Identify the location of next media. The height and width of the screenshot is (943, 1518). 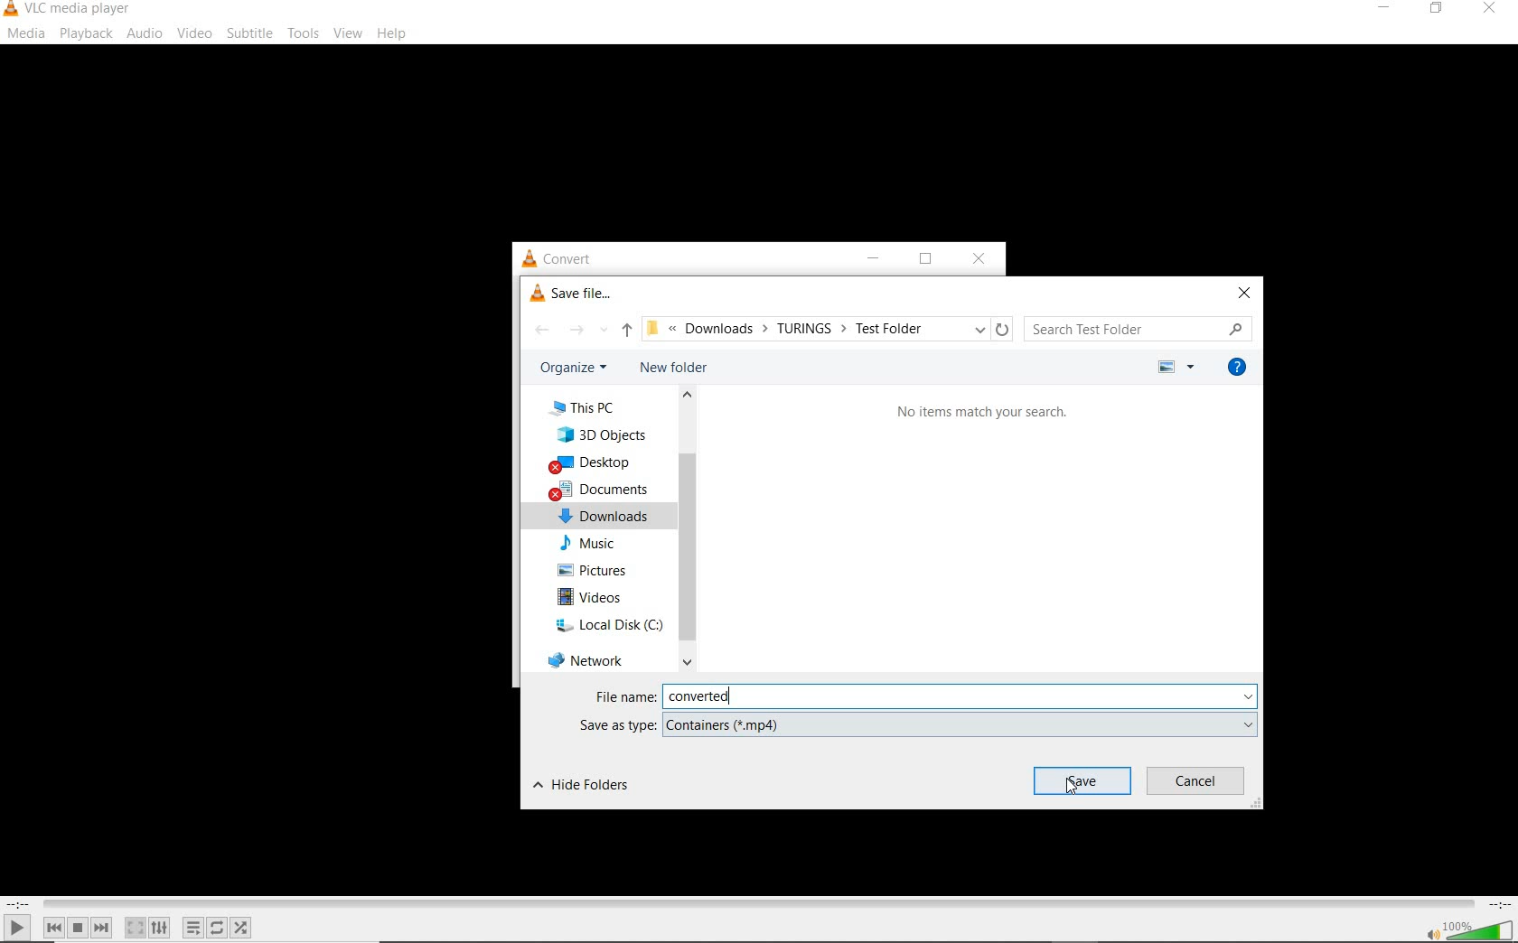
(103, 928).